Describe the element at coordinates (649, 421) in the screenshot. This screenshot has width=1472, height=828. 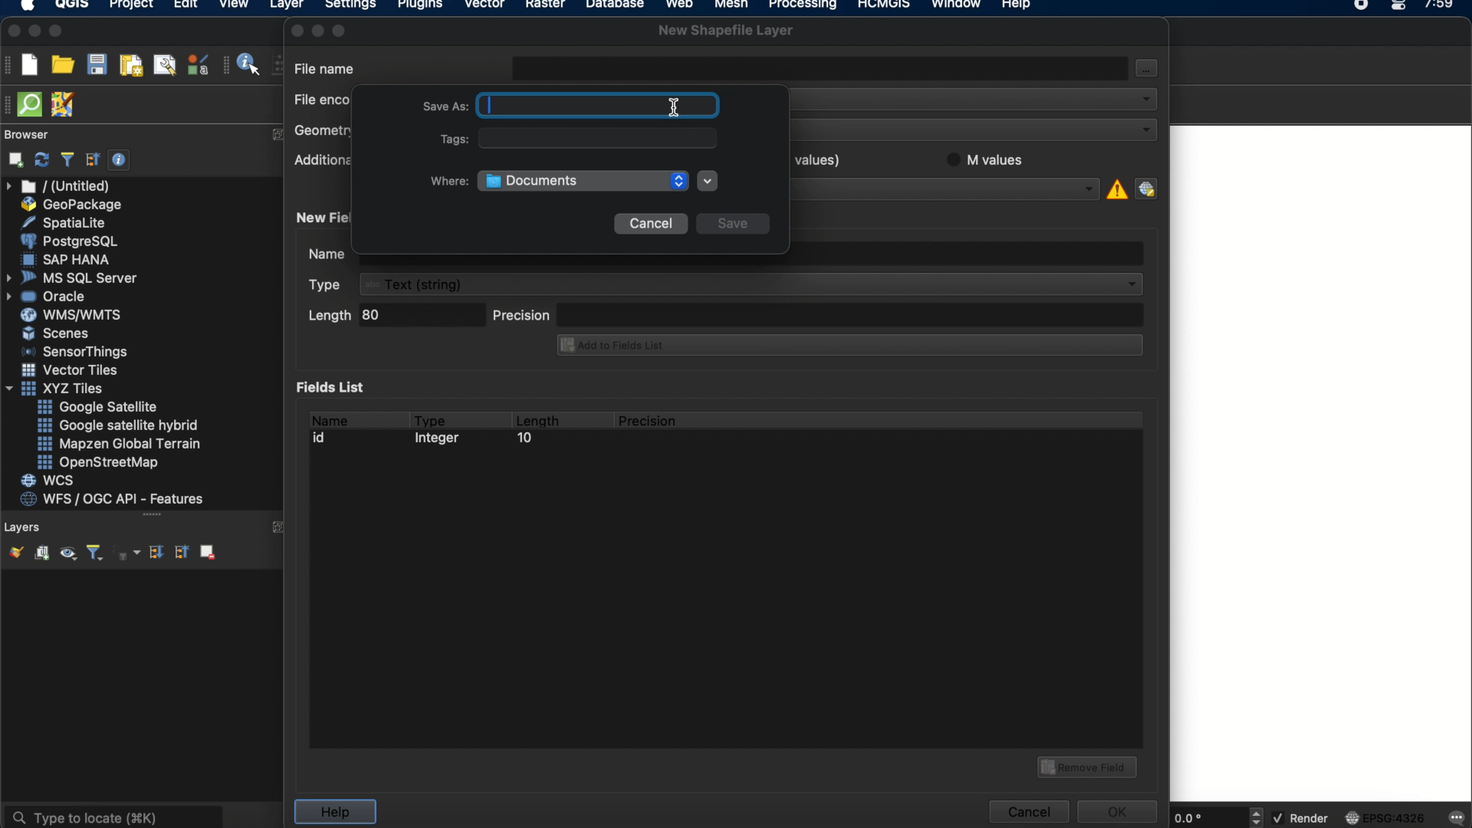
I see `precision` at that location.